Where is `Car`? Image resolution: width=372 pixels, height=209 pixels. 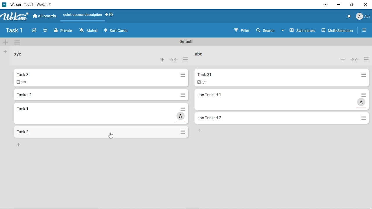
Car is located at coordinates (96, 78).